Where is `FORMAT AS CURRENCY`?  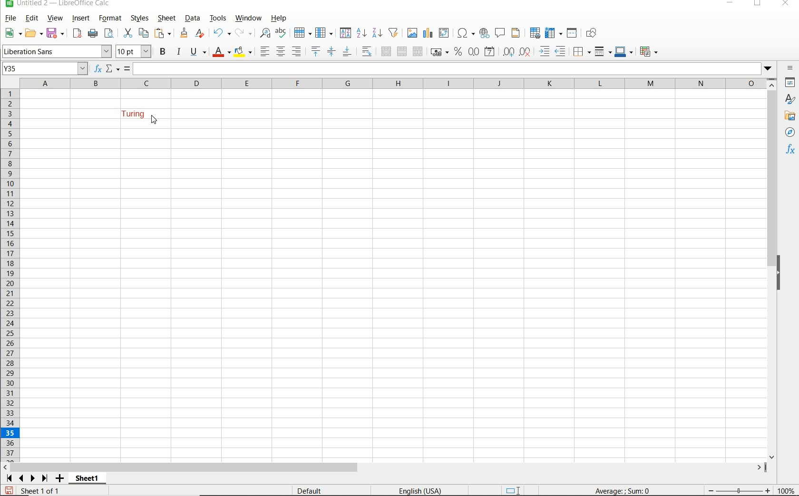 FORMAT AS CURRENCY is located at coordinates (438, 52).